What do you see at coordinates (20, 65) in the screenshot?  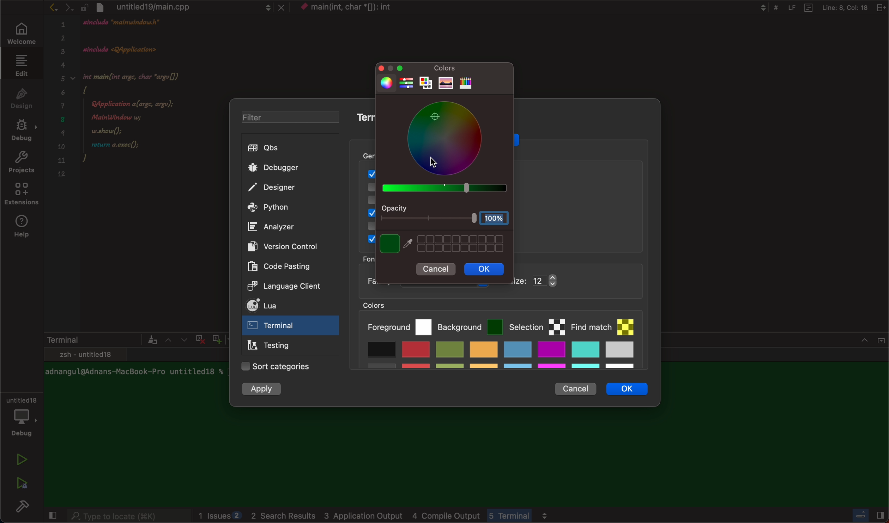 I see `edit` at bounding box center [20, 65].